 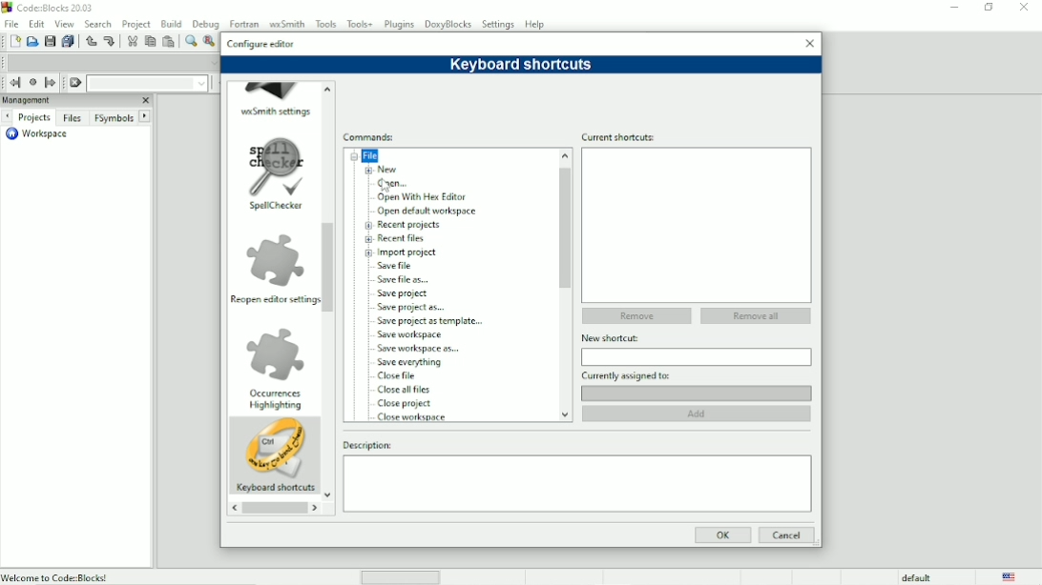 What do you see at coordinates (168, 41) in the screenshot?
I see `Paste` at bounding box center [168, 41].